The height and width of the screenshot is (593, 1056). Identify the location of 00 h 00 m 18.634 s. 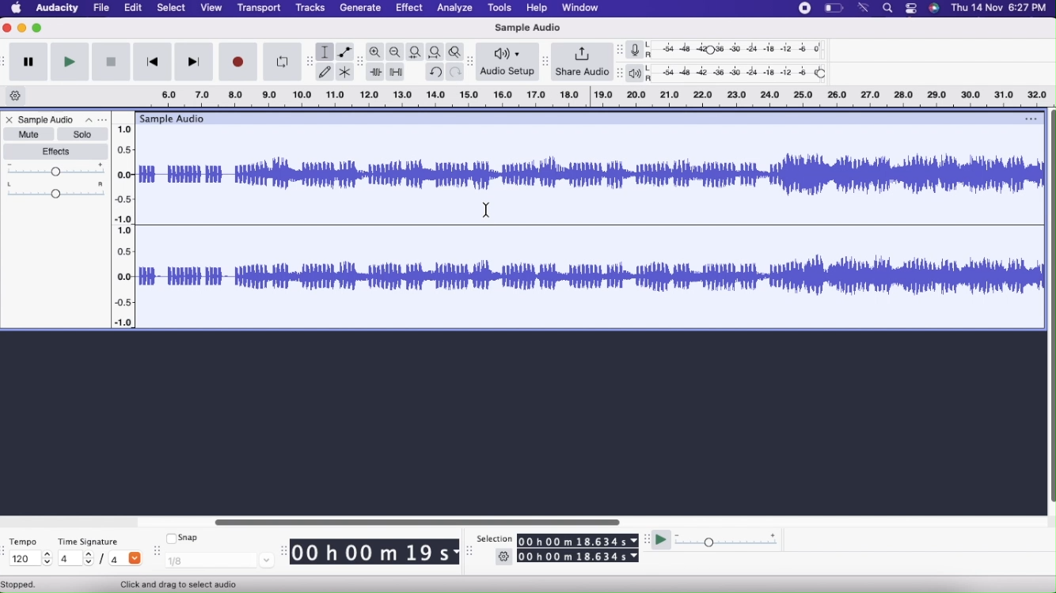
(579, 557).